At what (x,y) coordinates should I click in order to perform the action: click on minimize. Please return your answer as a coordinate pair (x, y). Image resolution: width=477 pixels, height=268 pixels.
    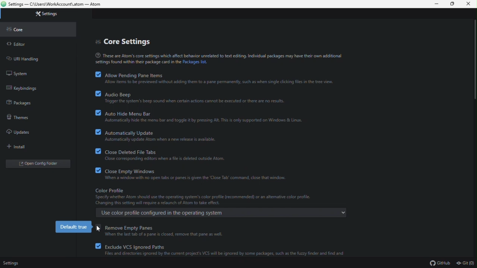
    Looking at the image, I should click on (437, 4).